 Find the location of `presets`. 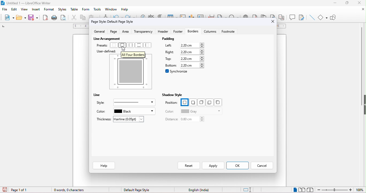

presets is located at coordinates (102, 45).